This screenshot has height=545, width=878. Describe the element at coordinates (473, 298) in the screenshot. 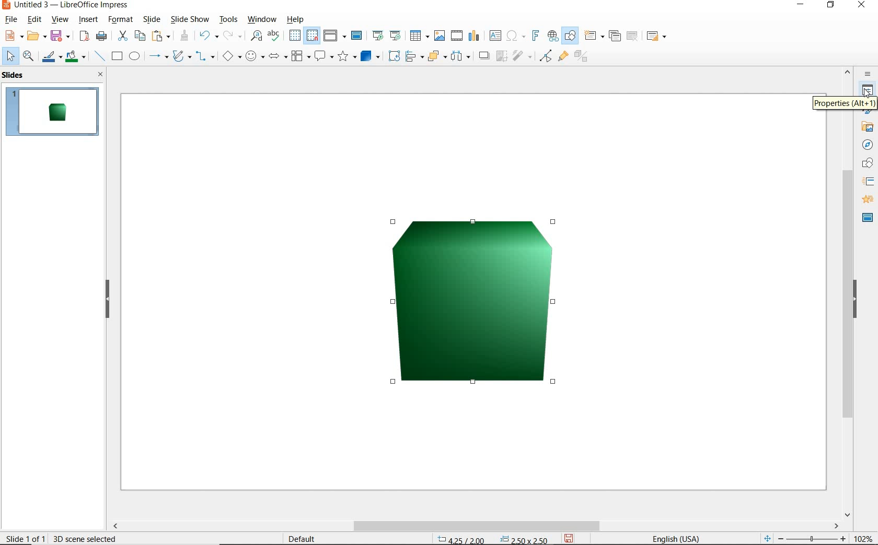

I see `IMAGE` at that location.